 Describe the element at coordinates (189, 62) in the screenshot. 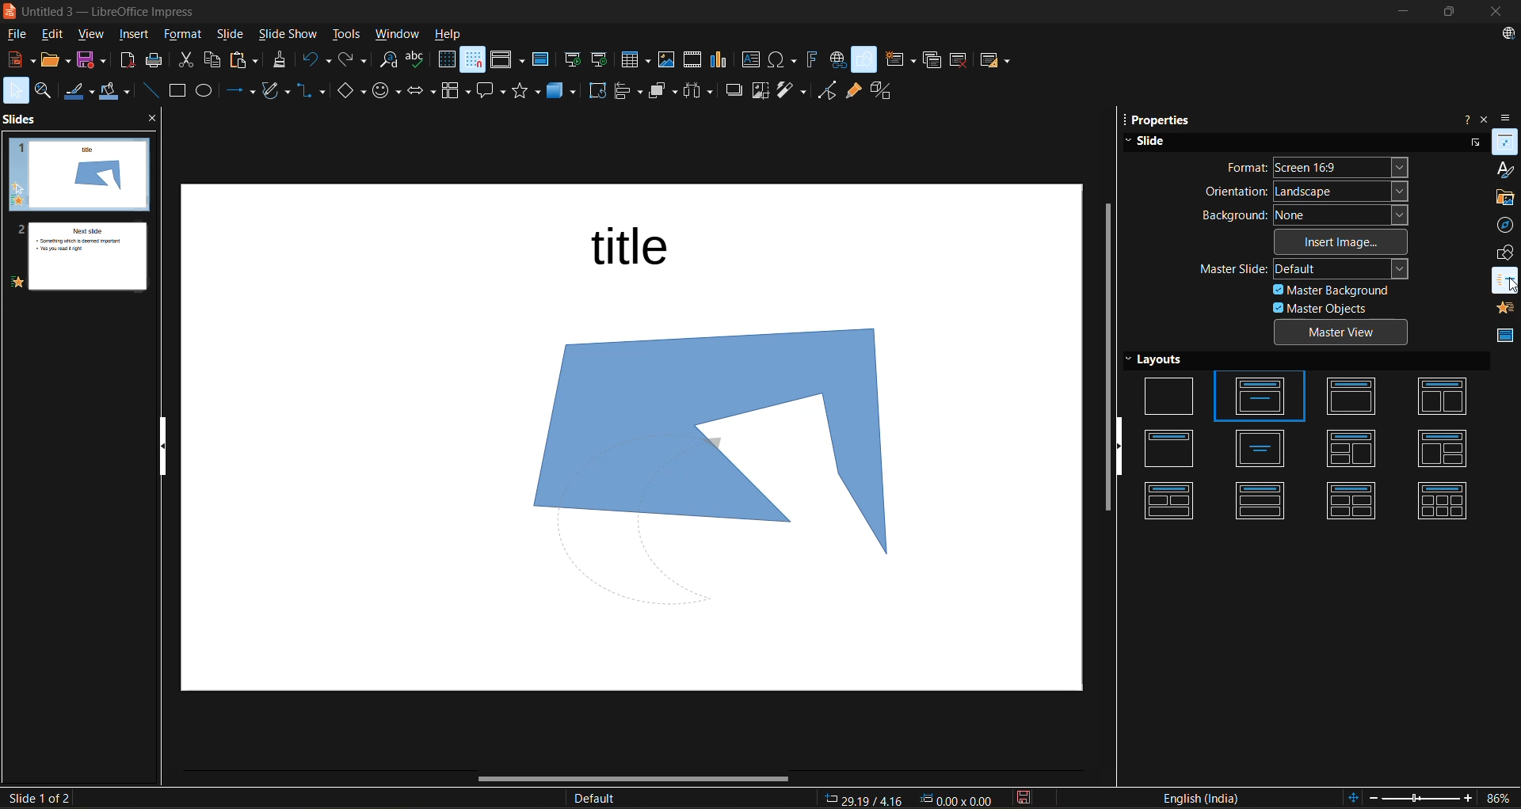

I see `cut` at that location.